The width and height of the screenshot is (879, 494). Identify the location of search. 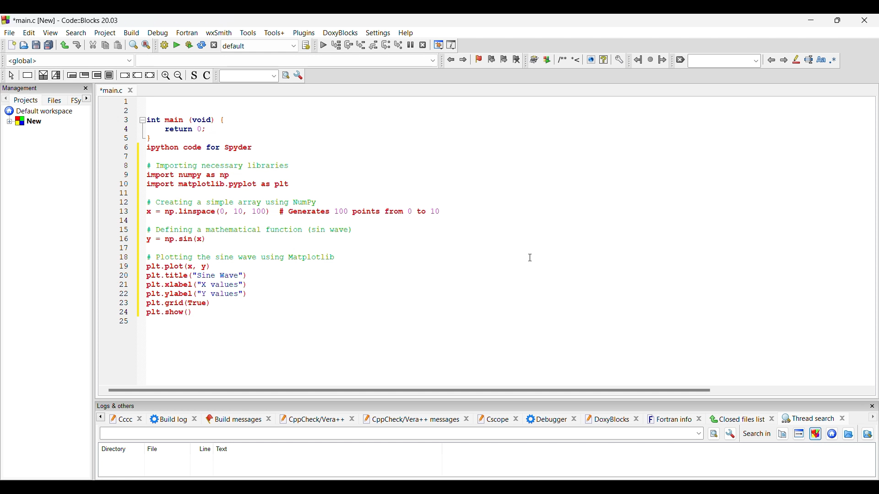
(724, 61).